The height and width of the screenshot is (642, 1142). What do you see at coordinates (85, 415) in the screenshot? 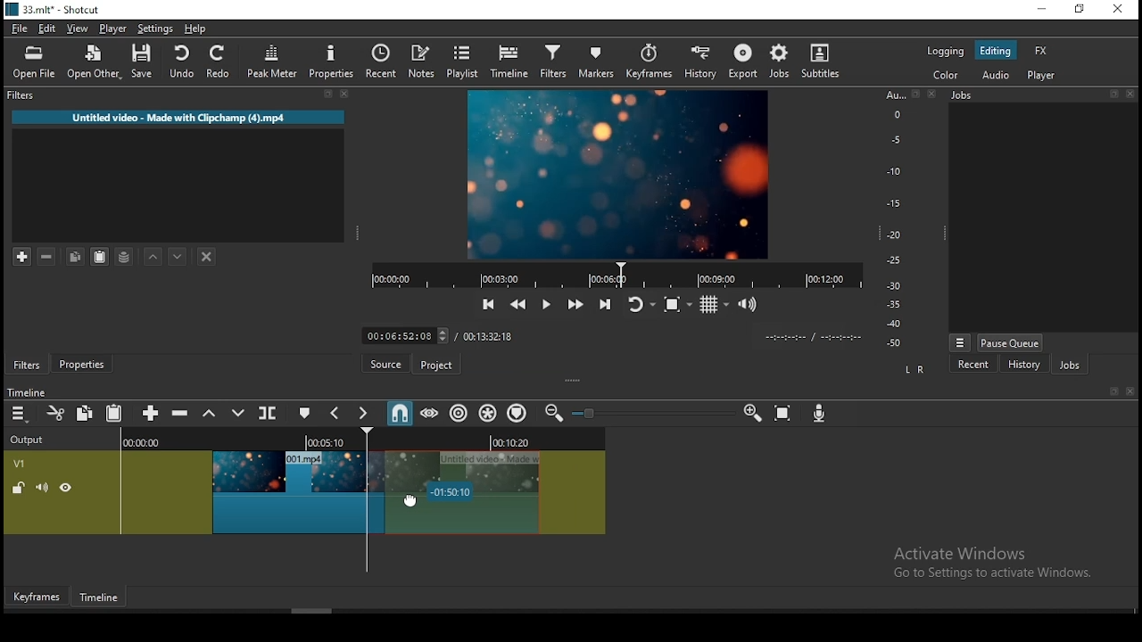
I see `copy` at bounding box center [85, 415].